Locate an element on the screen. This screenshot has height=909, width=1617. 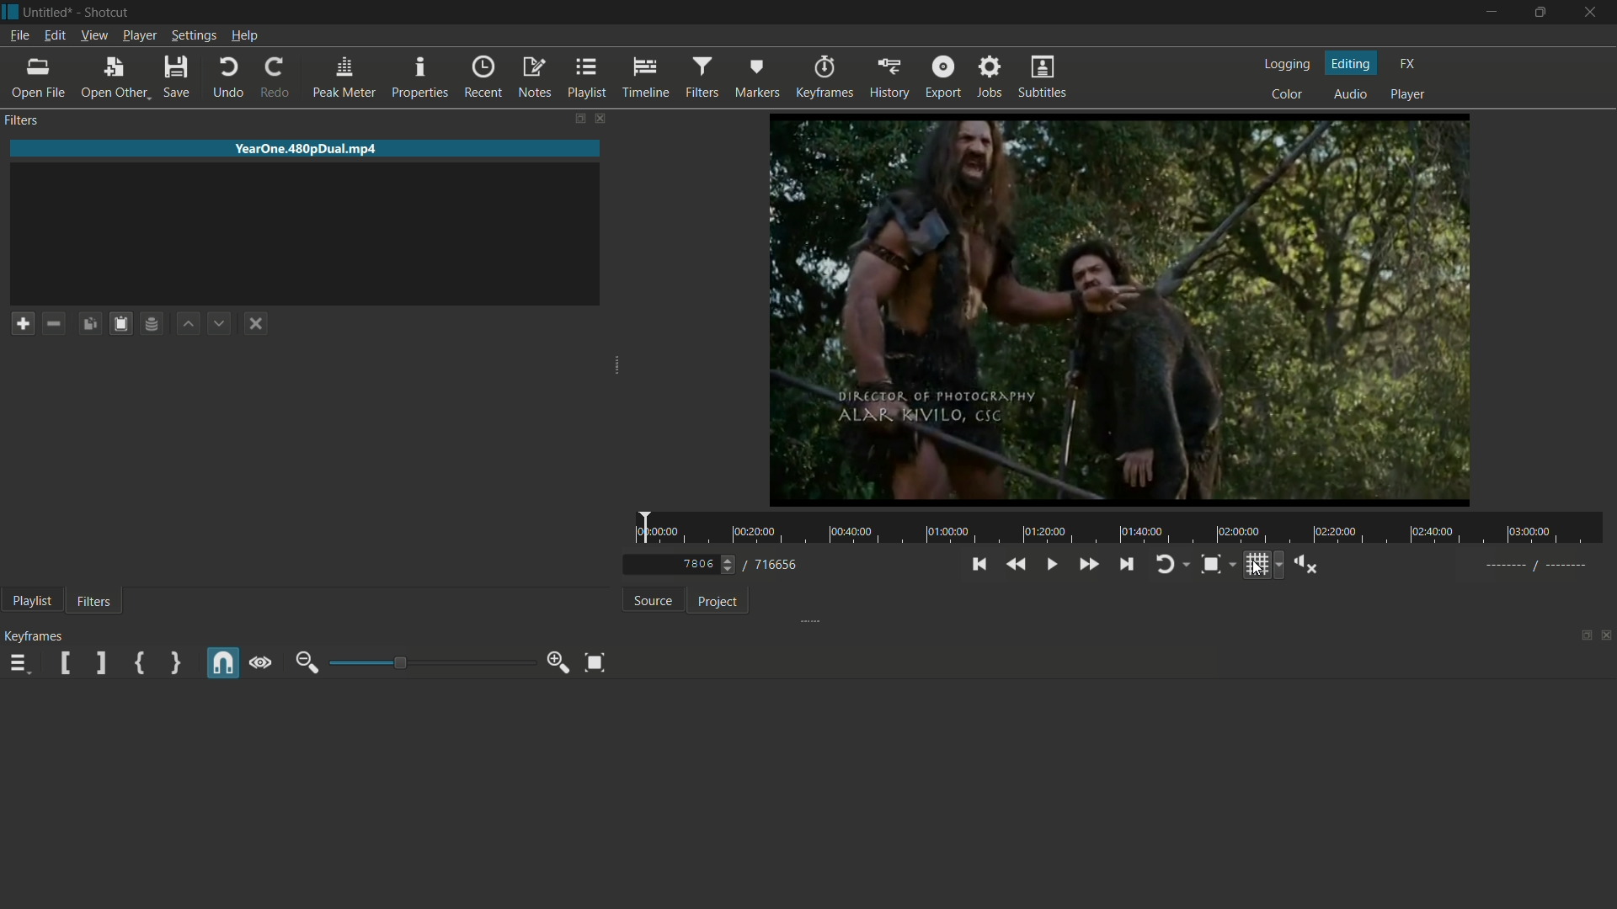
zoom out is located at coordinates (304, 664).